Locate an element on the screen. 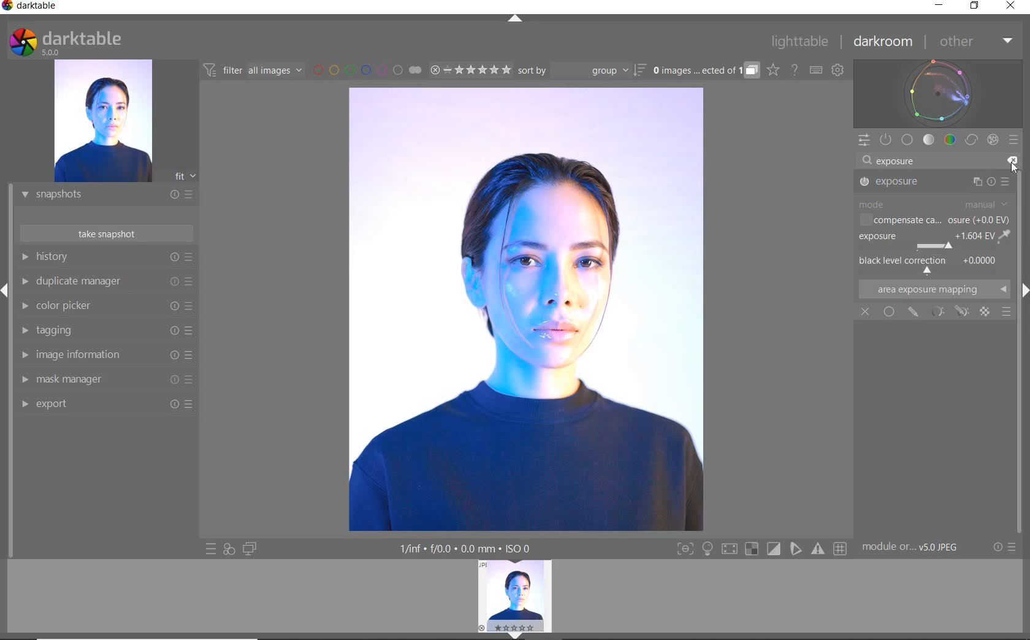 The width and height of the screenshot is (1030, 640). INPUT VALUE is located at coordinates (897, 162).